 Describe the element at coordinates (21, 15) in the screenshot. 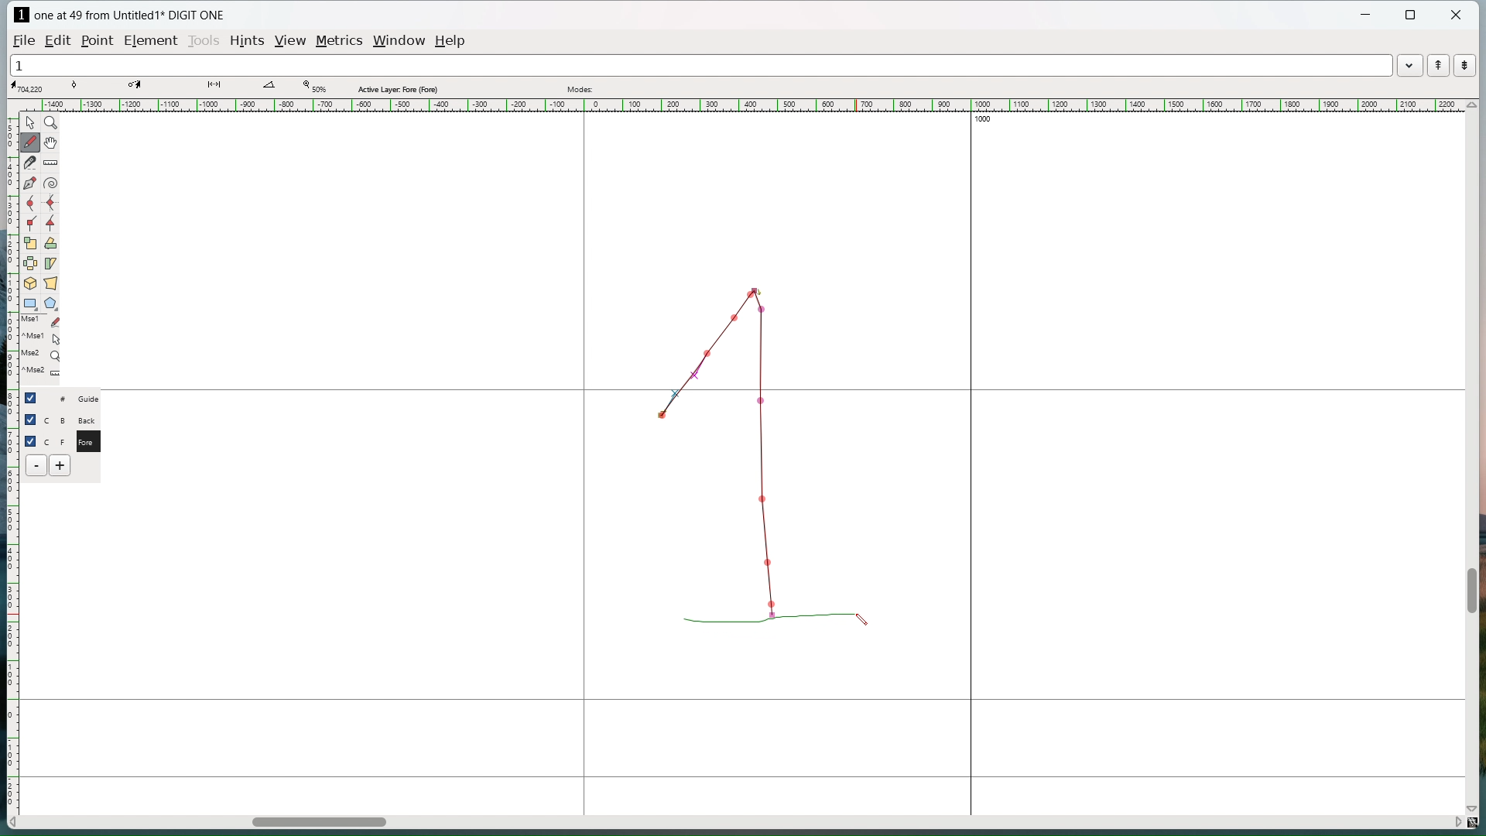

I see `logo` at that location.